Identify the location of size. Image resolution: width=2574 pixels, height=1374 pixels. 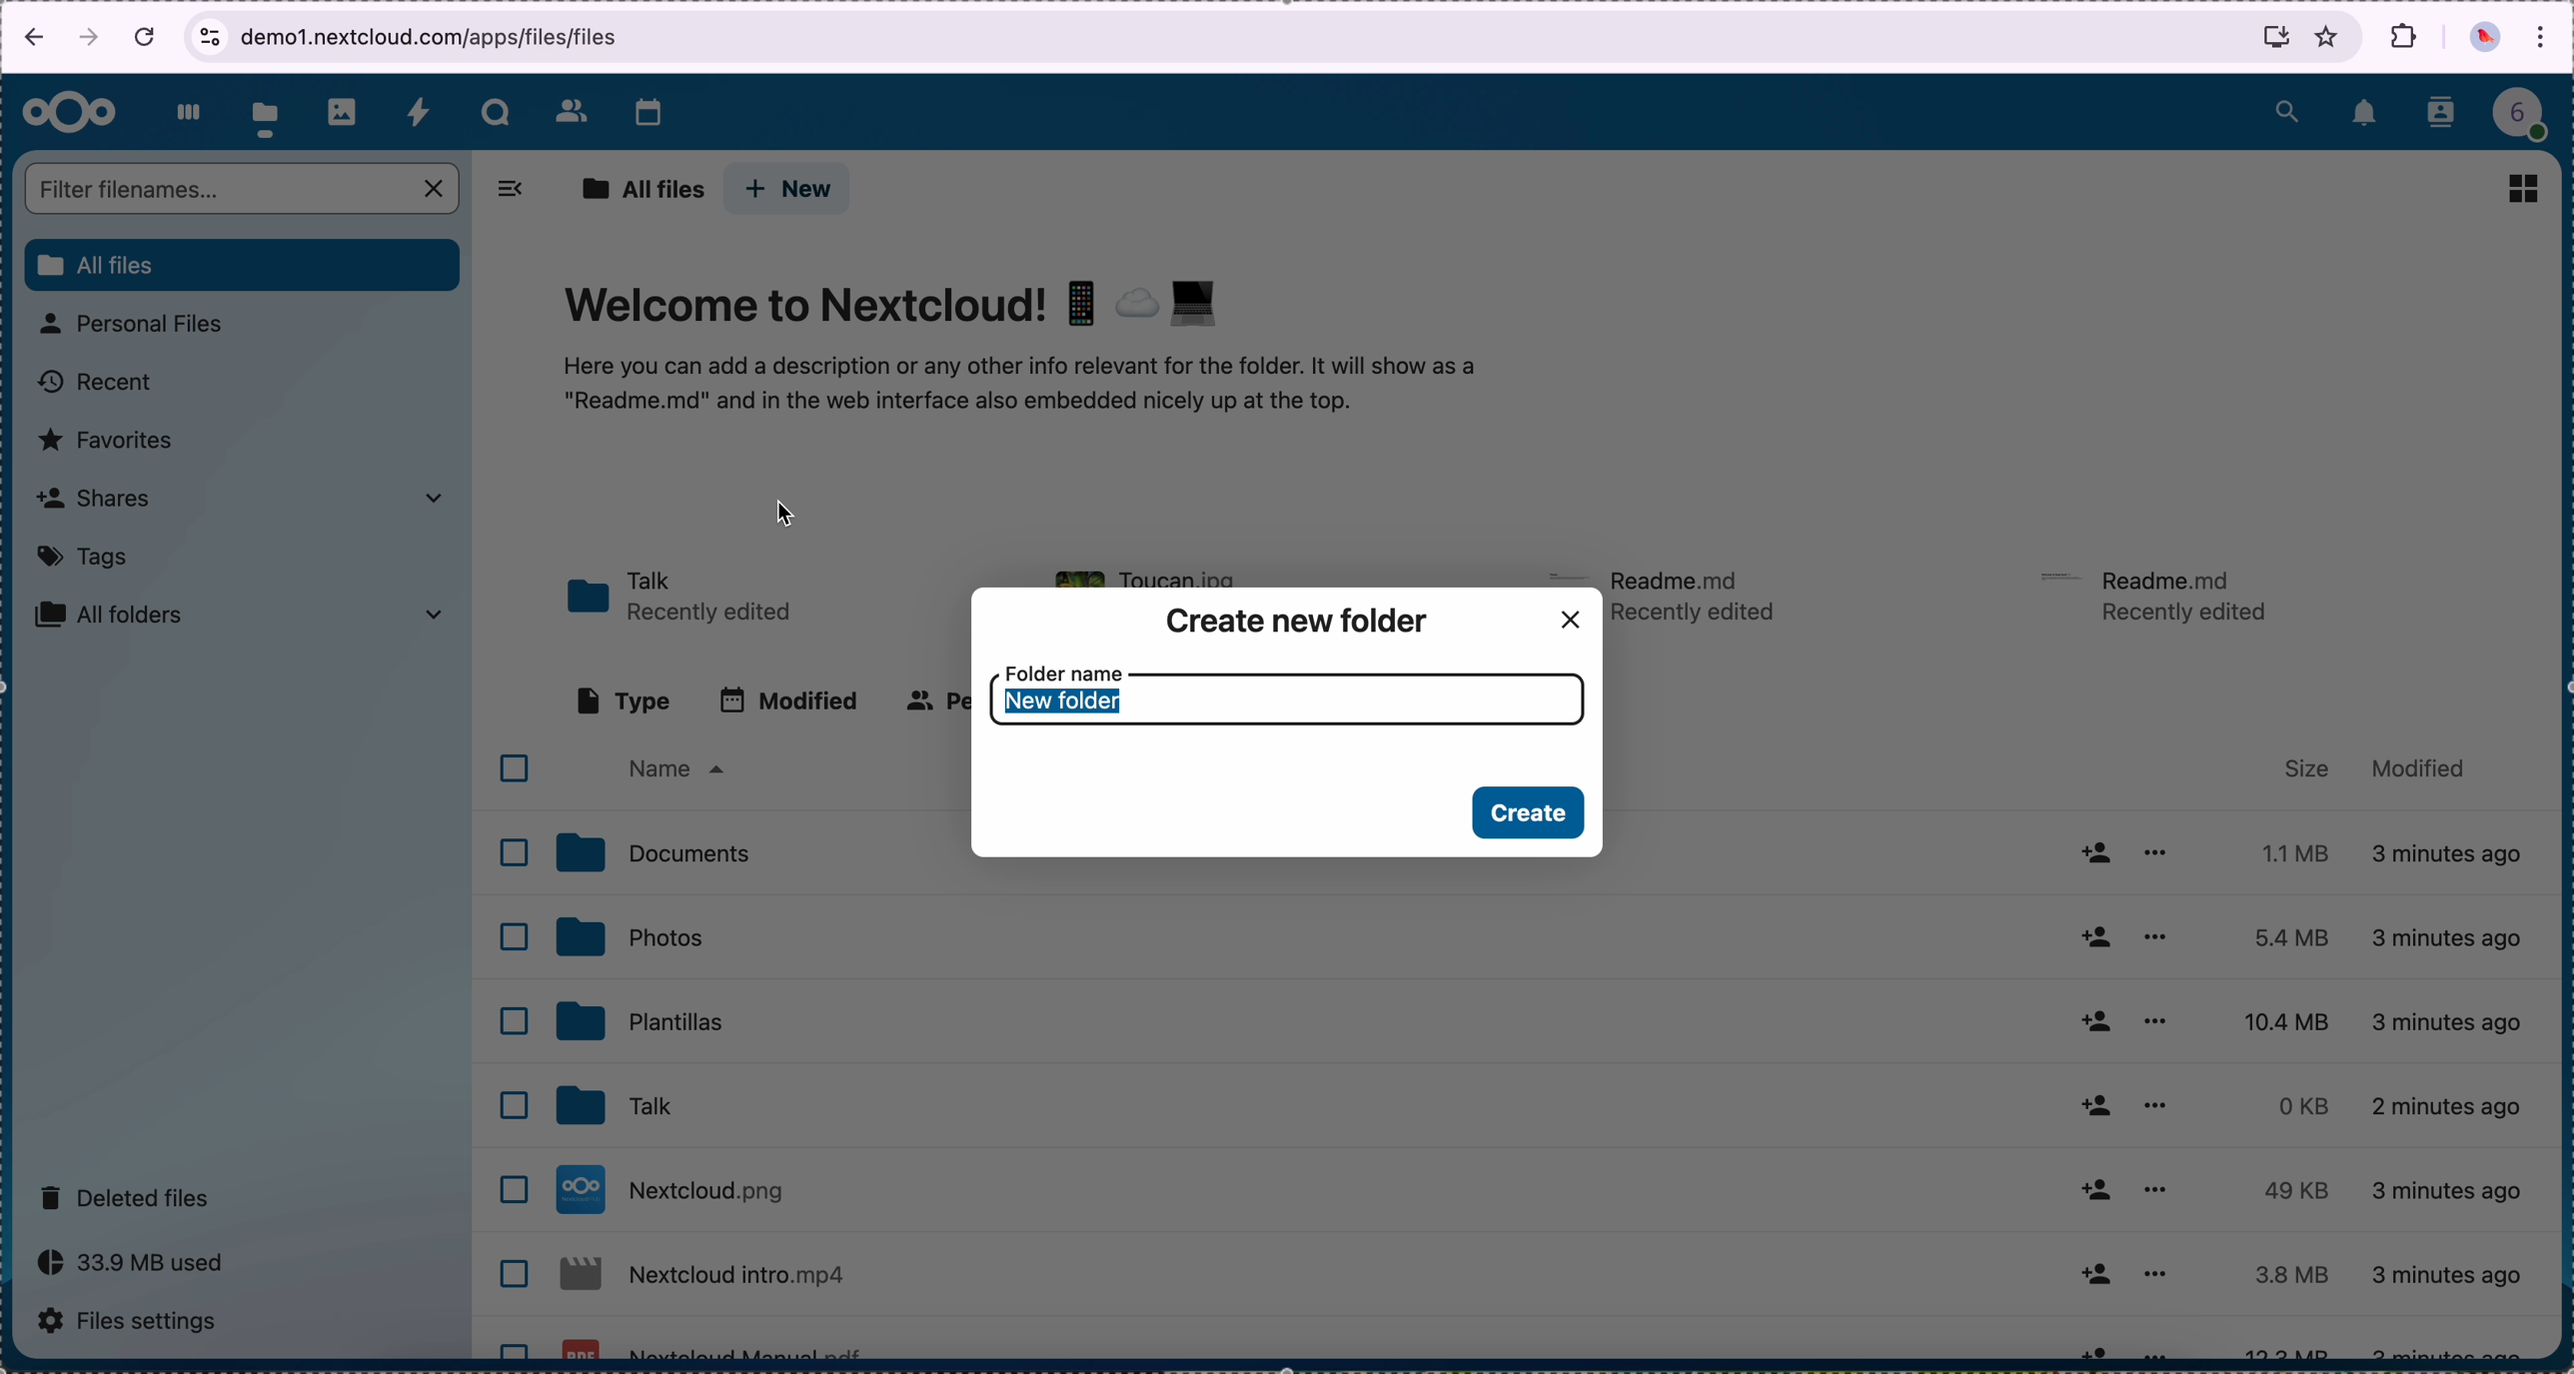
(2308, 768).